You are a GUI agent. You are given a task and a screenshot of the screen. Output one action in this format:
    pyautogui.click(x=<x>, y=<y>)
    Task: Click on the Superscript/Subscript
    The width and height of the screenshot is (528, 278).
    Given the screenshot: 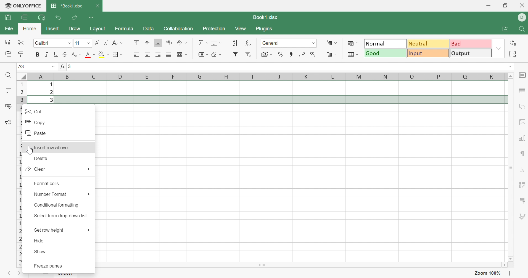 What is the action you would take?
    pyautogui.click(x=74, y=55)
    